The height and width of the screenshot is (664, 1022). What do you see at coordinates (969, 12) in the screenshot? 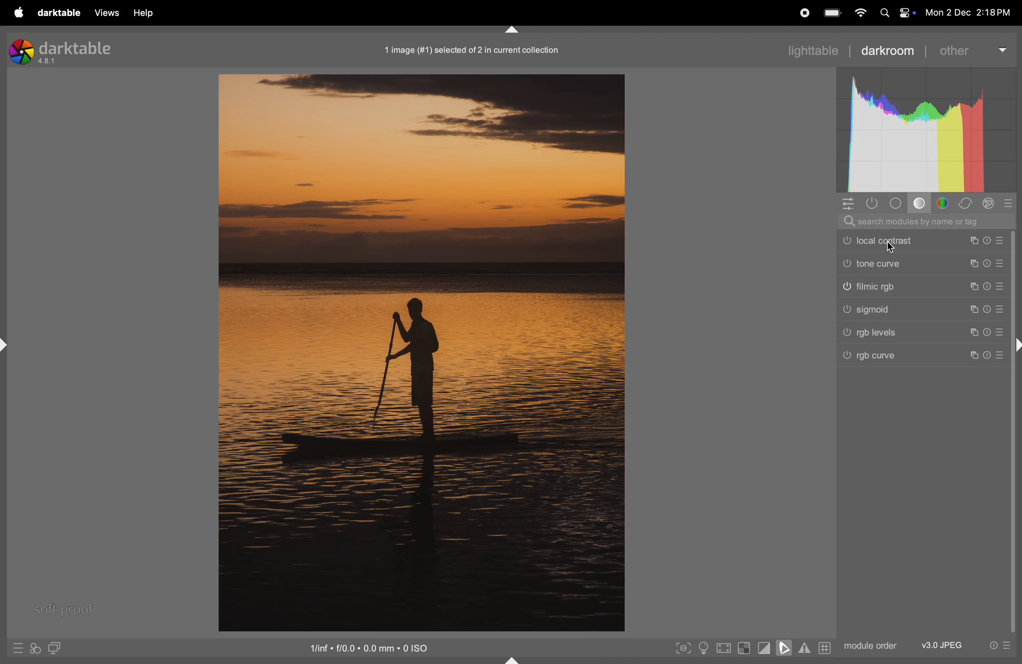
I see `dat and time` at bounding box center [969, 12].